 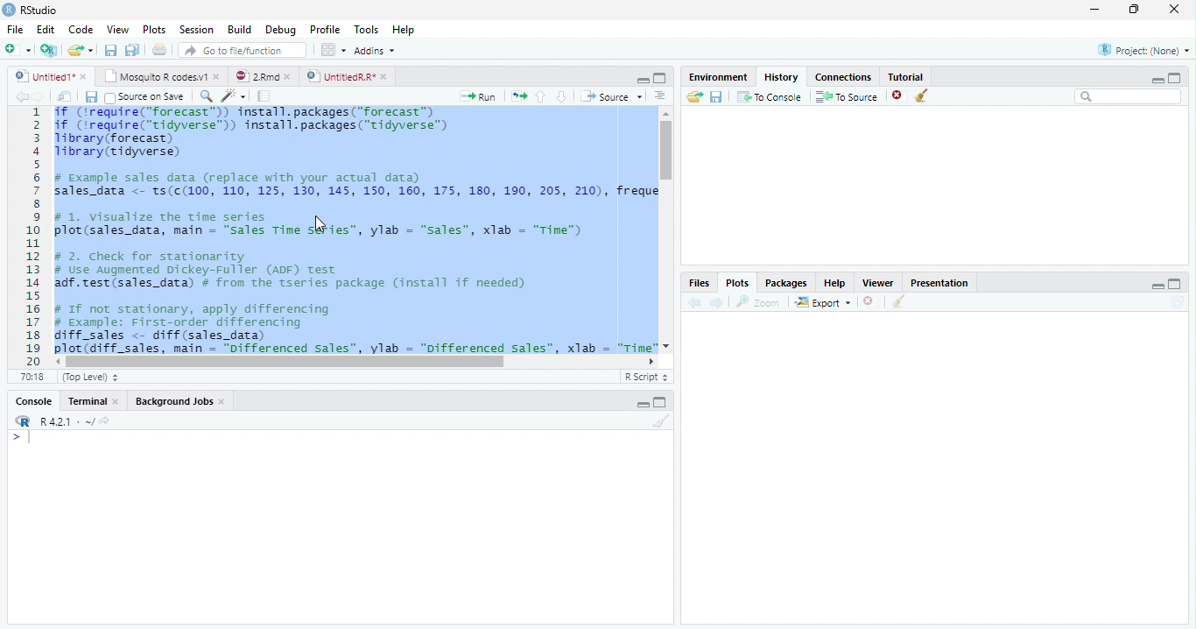 What do you see at coordinates (326, 31) in the screenshot?
I see `Profile` at bounding box center [326, 31].